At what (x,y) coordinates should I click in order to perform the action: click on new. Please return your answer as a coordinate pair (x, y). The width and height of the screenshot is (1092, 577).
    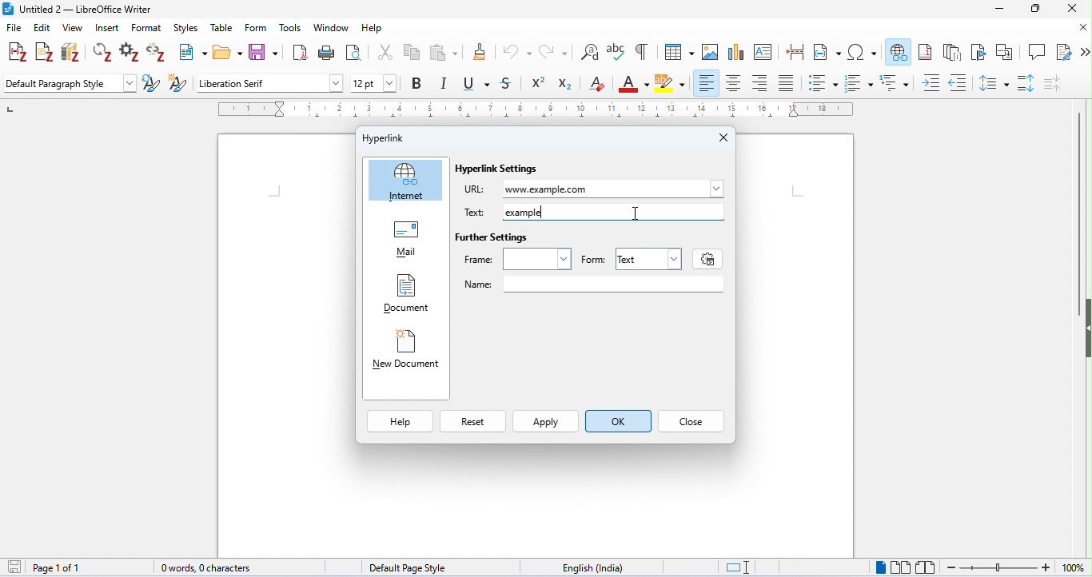
    Looking at the image, I should click on (191, 52).